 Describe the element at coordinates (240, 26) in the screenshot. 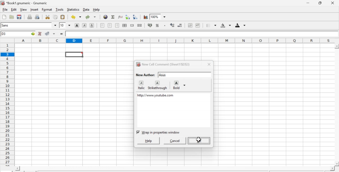

I see `Foreground` at that location.